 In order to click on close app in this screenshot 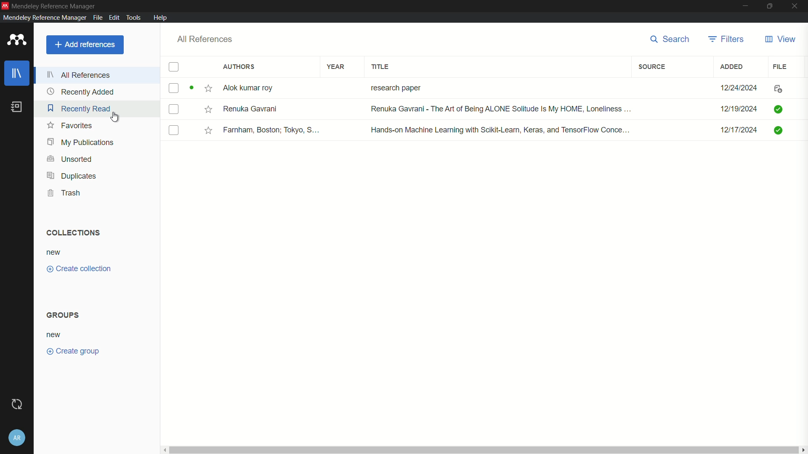, I will do `click(795, 5)`.